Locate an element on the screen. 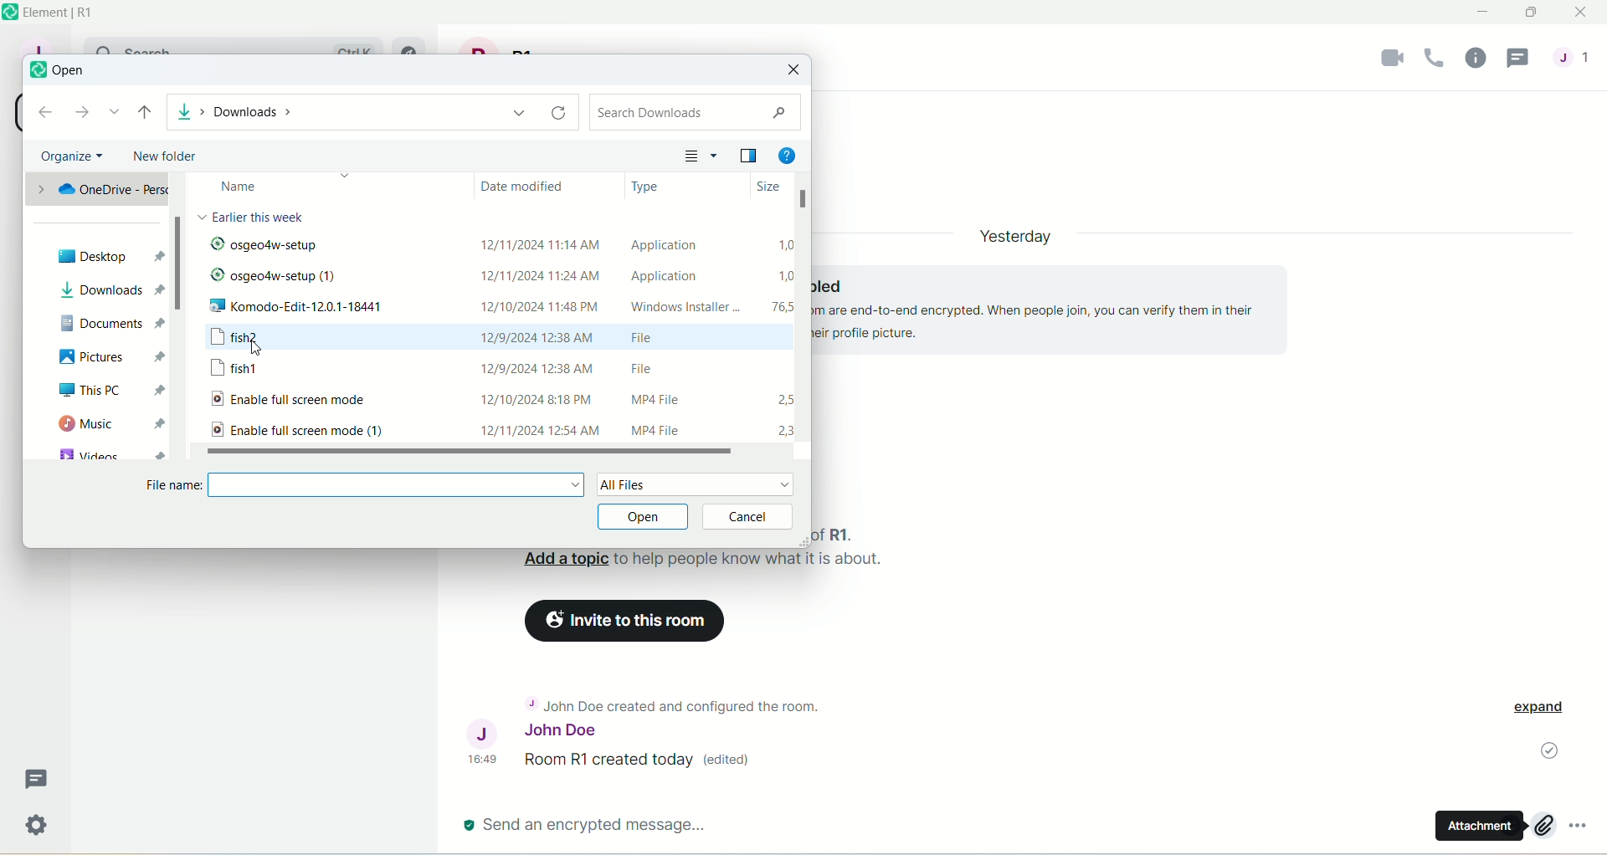 The height and width of the screenshot is (855, 1607). horizontal scroll bar is located at coordinates (479, 453).